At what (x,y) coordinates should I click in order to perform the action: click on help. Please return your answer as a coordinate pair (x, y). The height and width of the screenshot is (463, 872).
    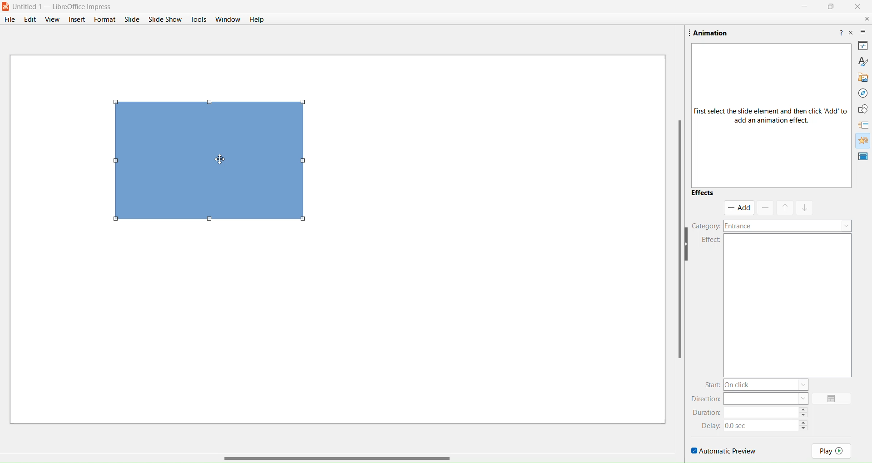
    Looking at the image, I should click on (840, 31).